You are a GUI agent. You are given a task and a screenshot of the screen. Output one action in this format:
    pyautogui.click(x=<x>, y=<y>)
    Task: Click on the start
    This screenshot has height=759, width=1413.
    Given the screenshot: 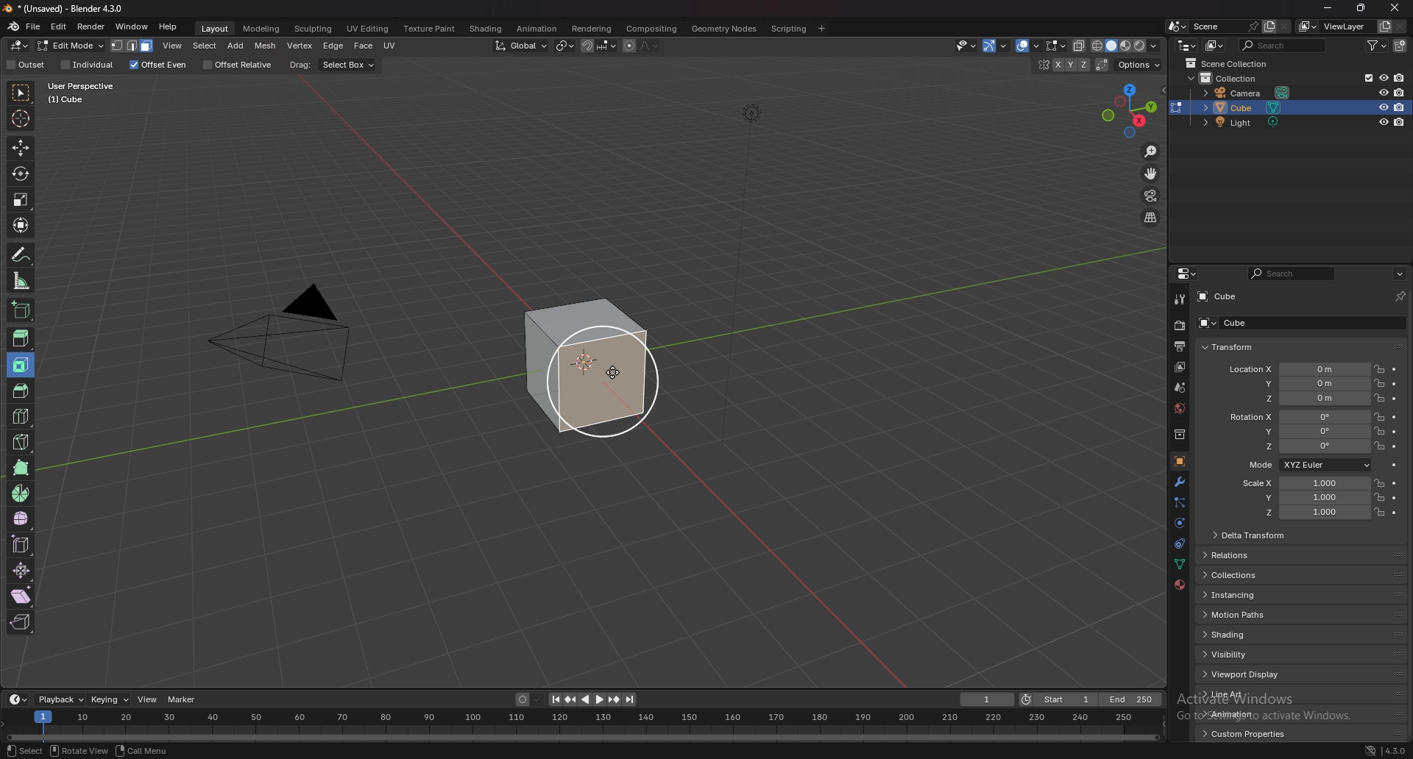 What is the action you would take?
    pyautogui.click(x=1059, y=699)
    